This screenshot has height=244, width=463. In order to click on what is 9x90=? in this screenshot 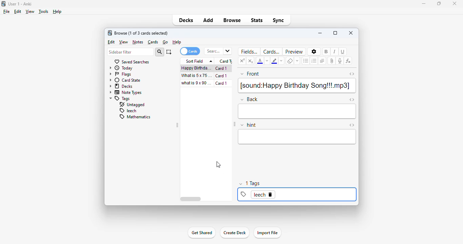, I will do `click(197, 83)`.